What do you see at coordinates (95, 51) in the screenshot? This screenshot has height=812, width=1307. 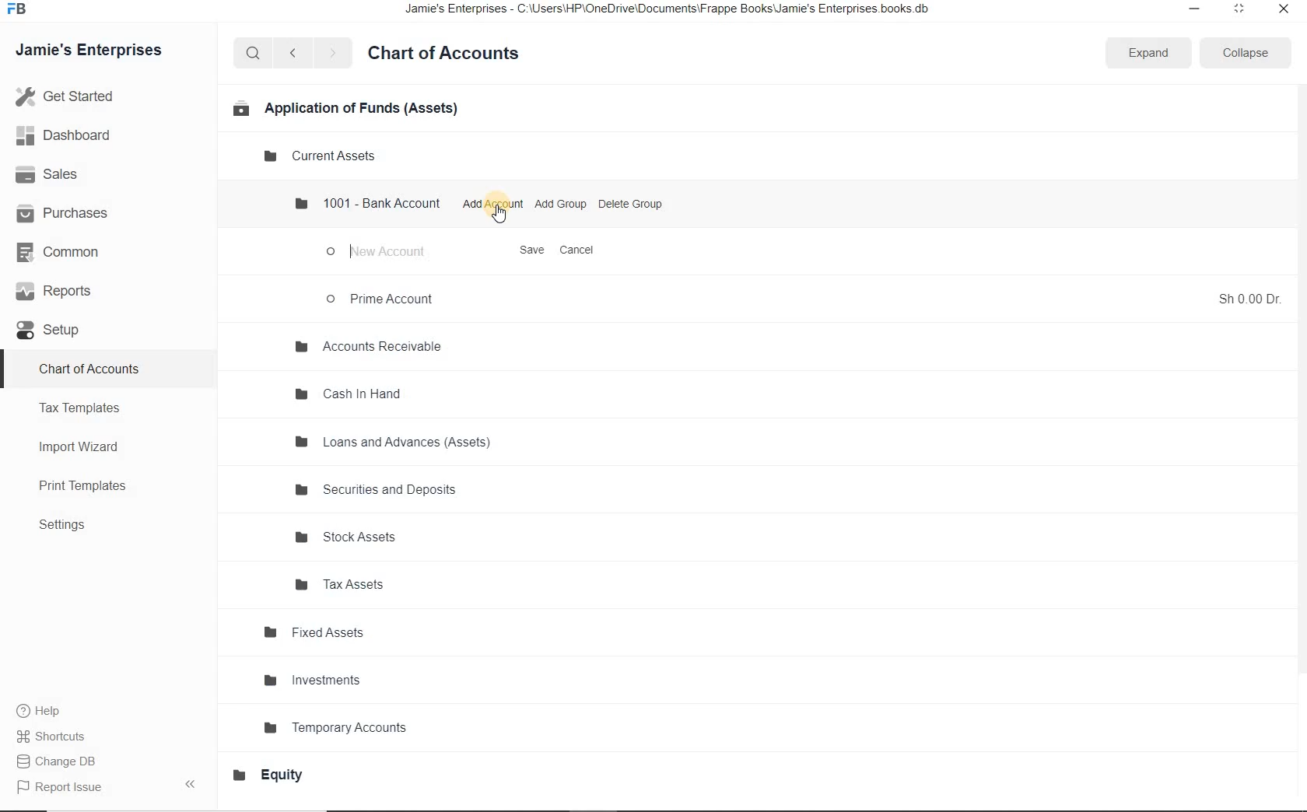 I see `Jamie's Enterprises` at bounding box center [95, 51].